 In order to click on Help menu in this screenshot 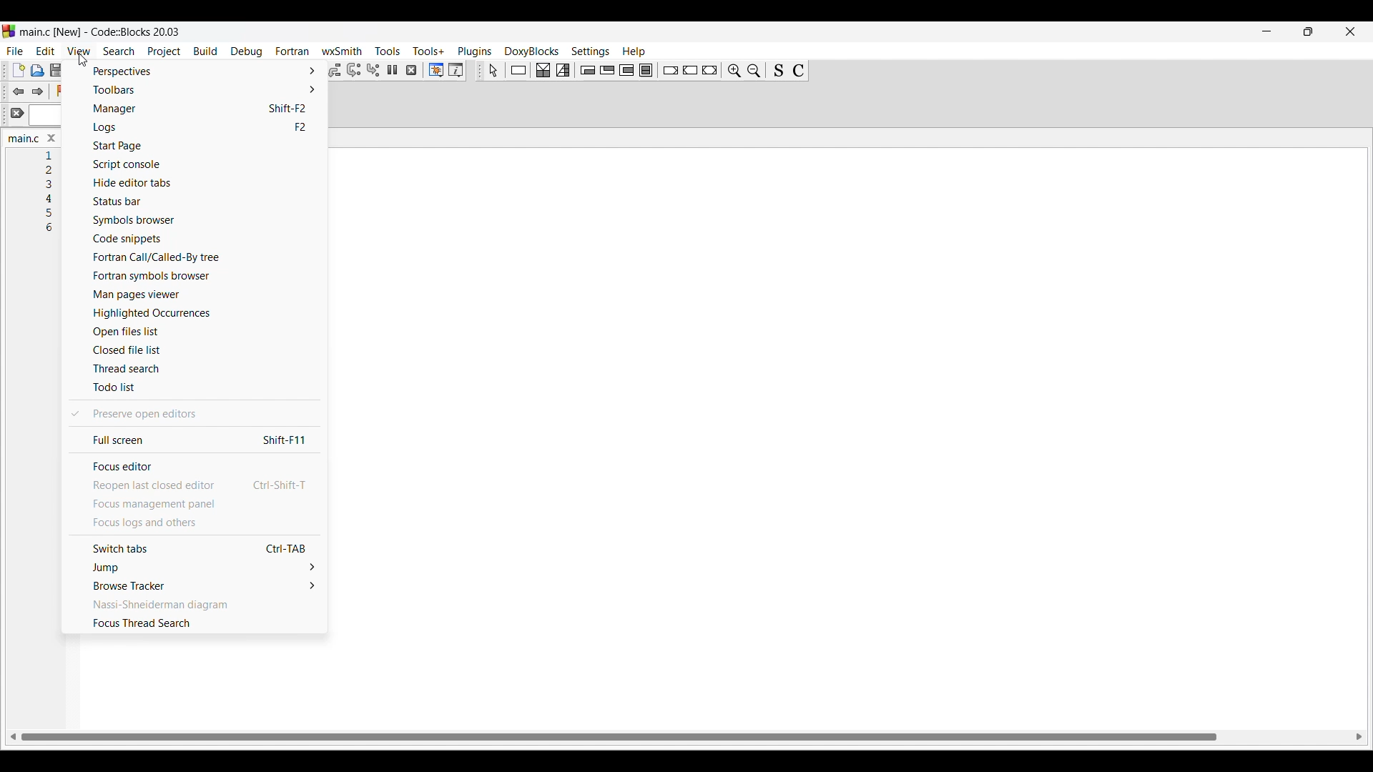, I will do `click(634, 52)`.